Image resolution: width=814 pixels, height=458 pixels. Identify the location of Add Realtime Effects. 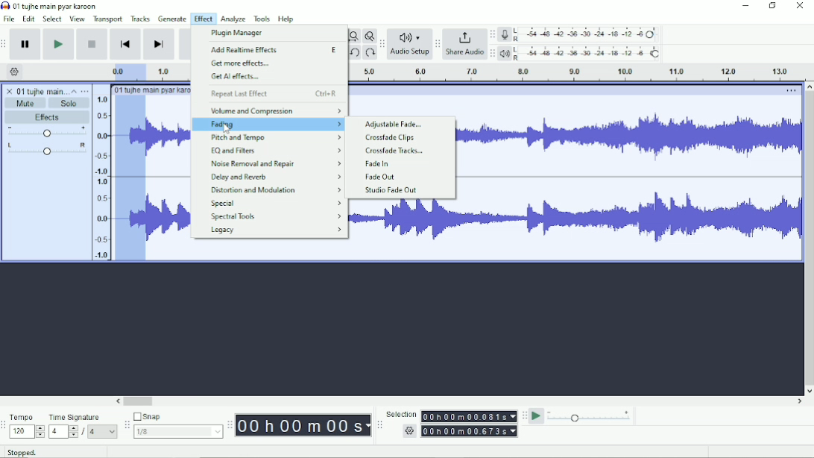
(277, 51).